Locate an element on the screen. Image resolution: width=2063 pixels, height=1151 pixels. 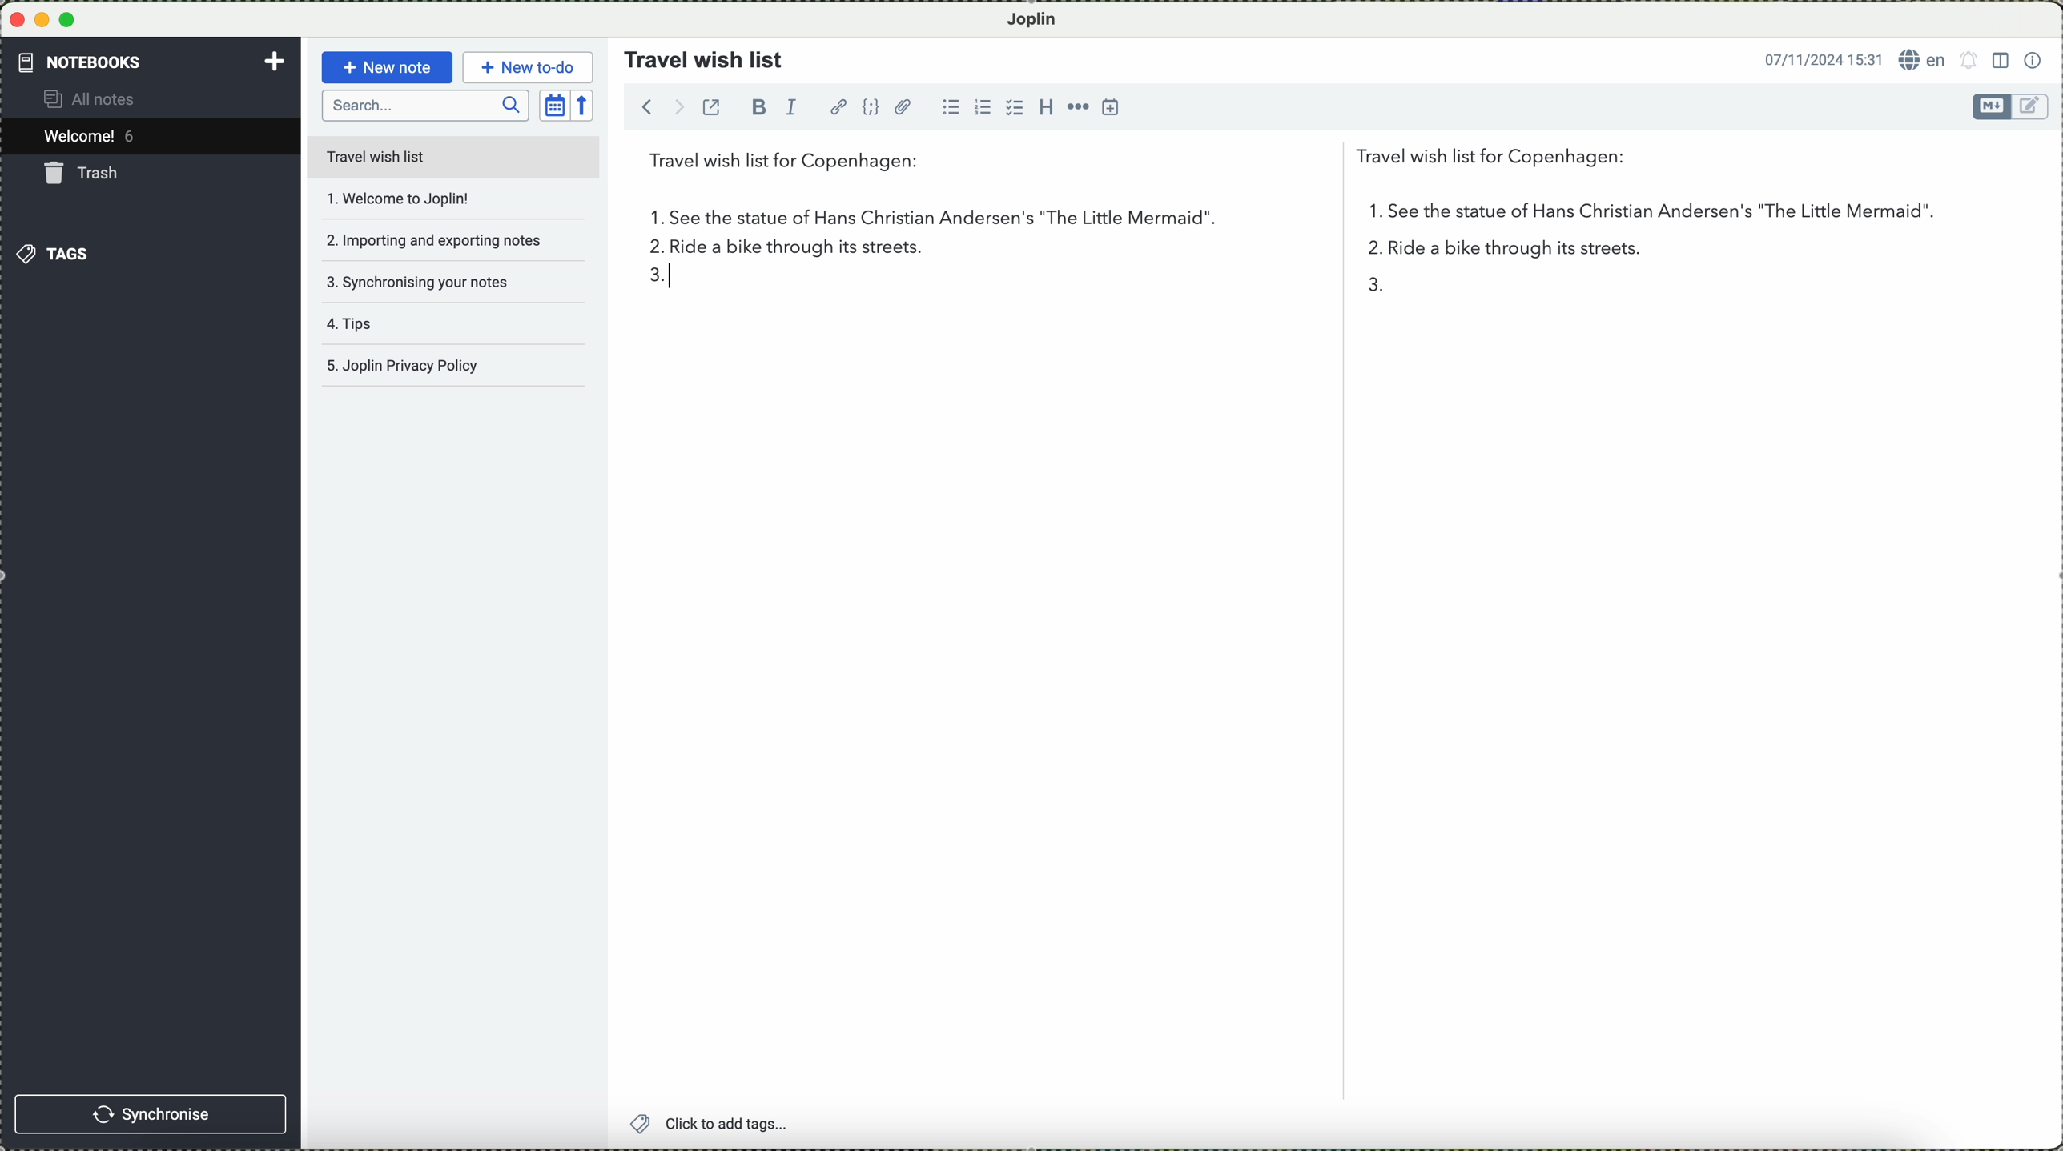
reverse sort order is located at coordinates (586, 104).